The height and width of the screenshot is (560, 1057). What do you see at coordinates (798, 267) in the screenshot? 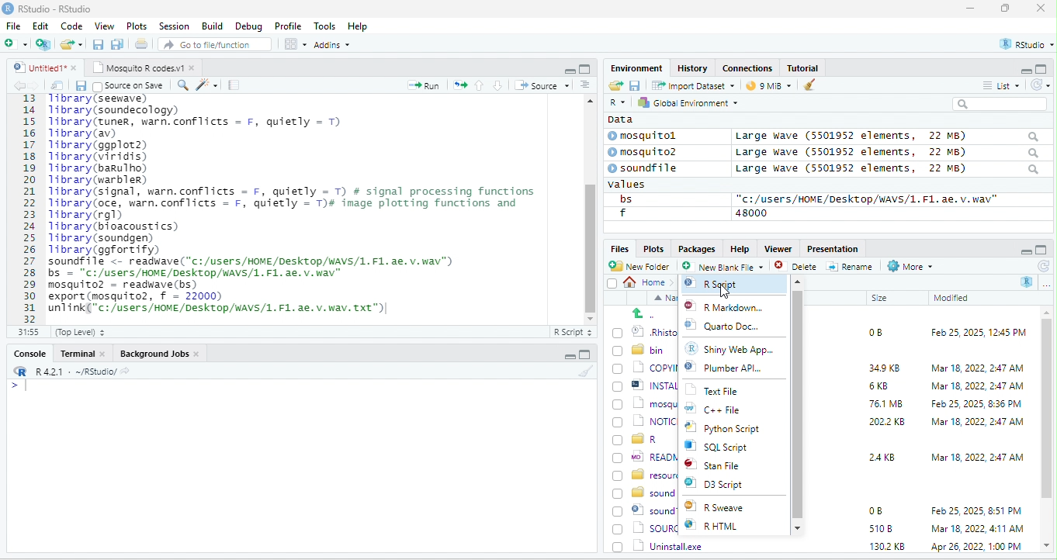
I see `Delete` at bounding box center [798, 267].